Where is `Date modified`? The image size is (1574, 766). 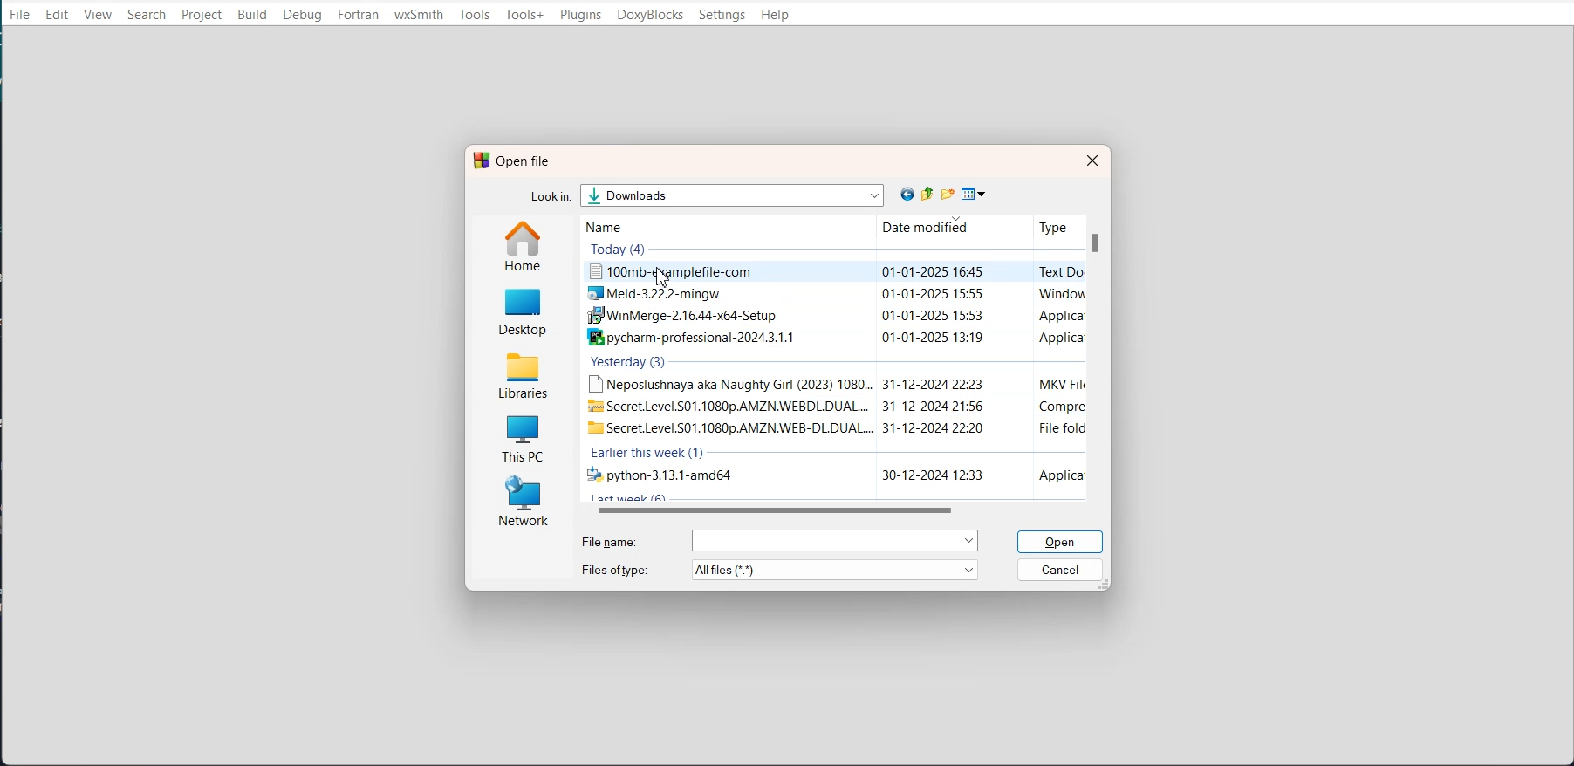 Date modified is located at coordinates (917, 228).